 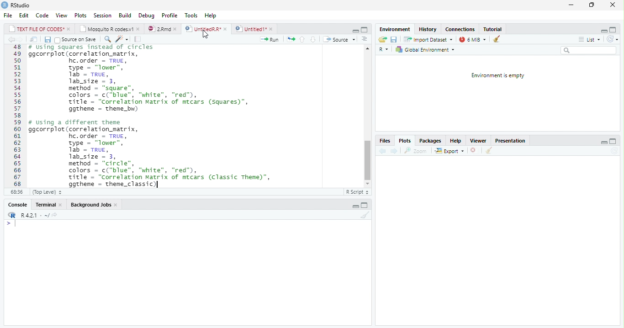 I want to click on clear console, so click(x=365, y=215).